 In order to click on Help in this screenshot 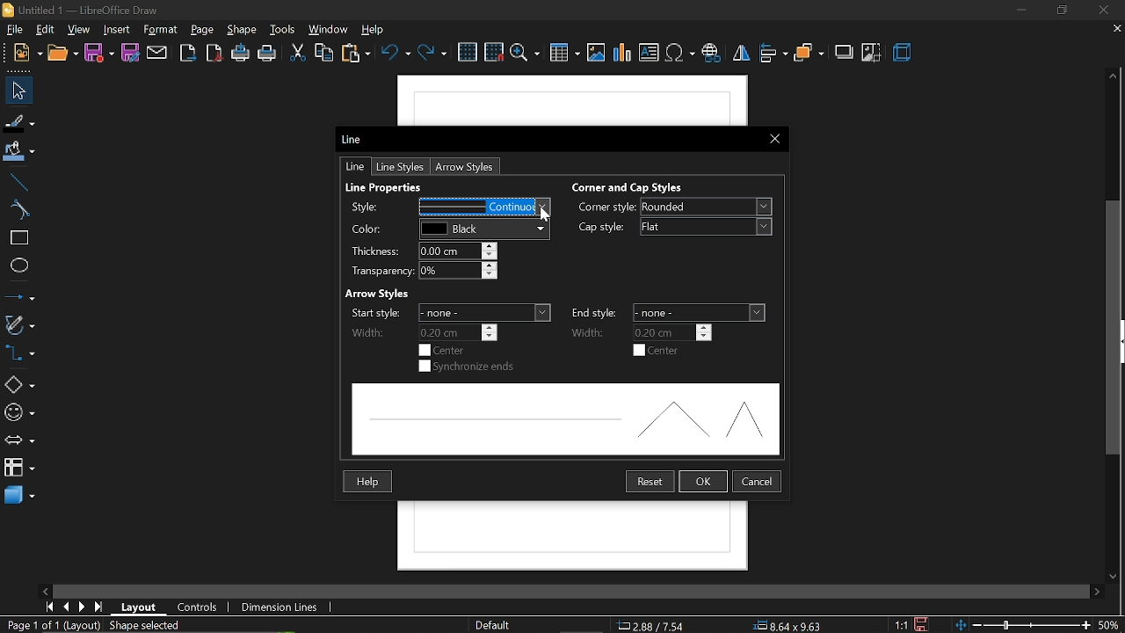, I will do `click(369, 482)`.